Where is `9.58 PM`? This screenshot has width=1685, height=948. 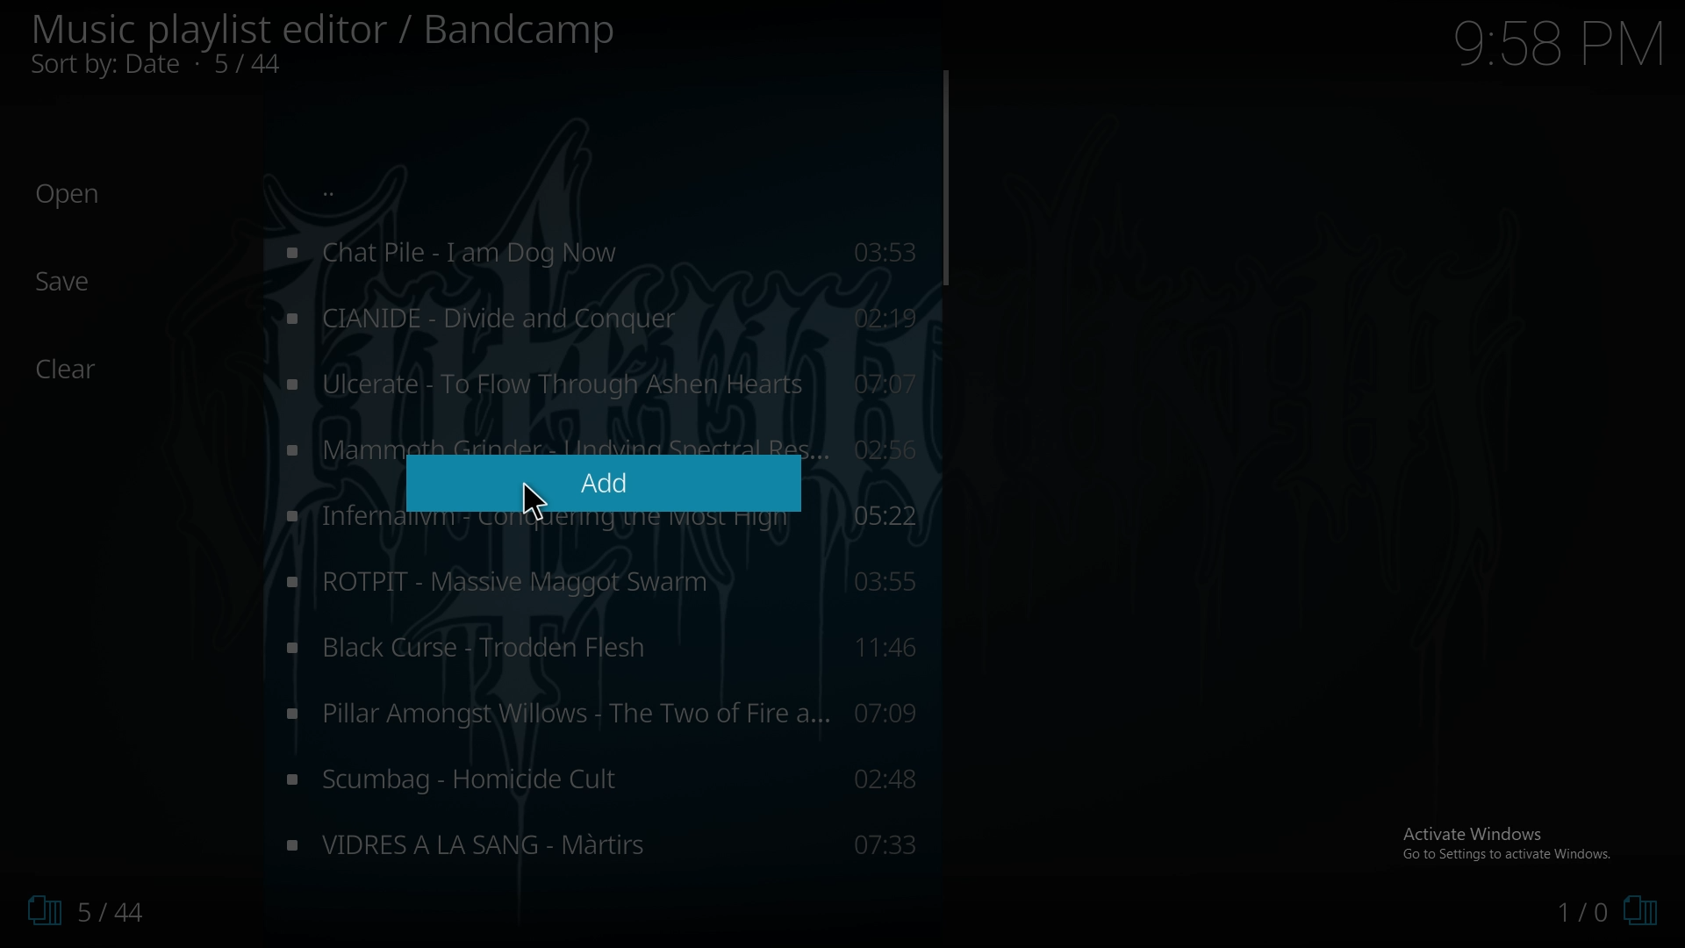 9.58 PM is located at coordinates (1558, 43).